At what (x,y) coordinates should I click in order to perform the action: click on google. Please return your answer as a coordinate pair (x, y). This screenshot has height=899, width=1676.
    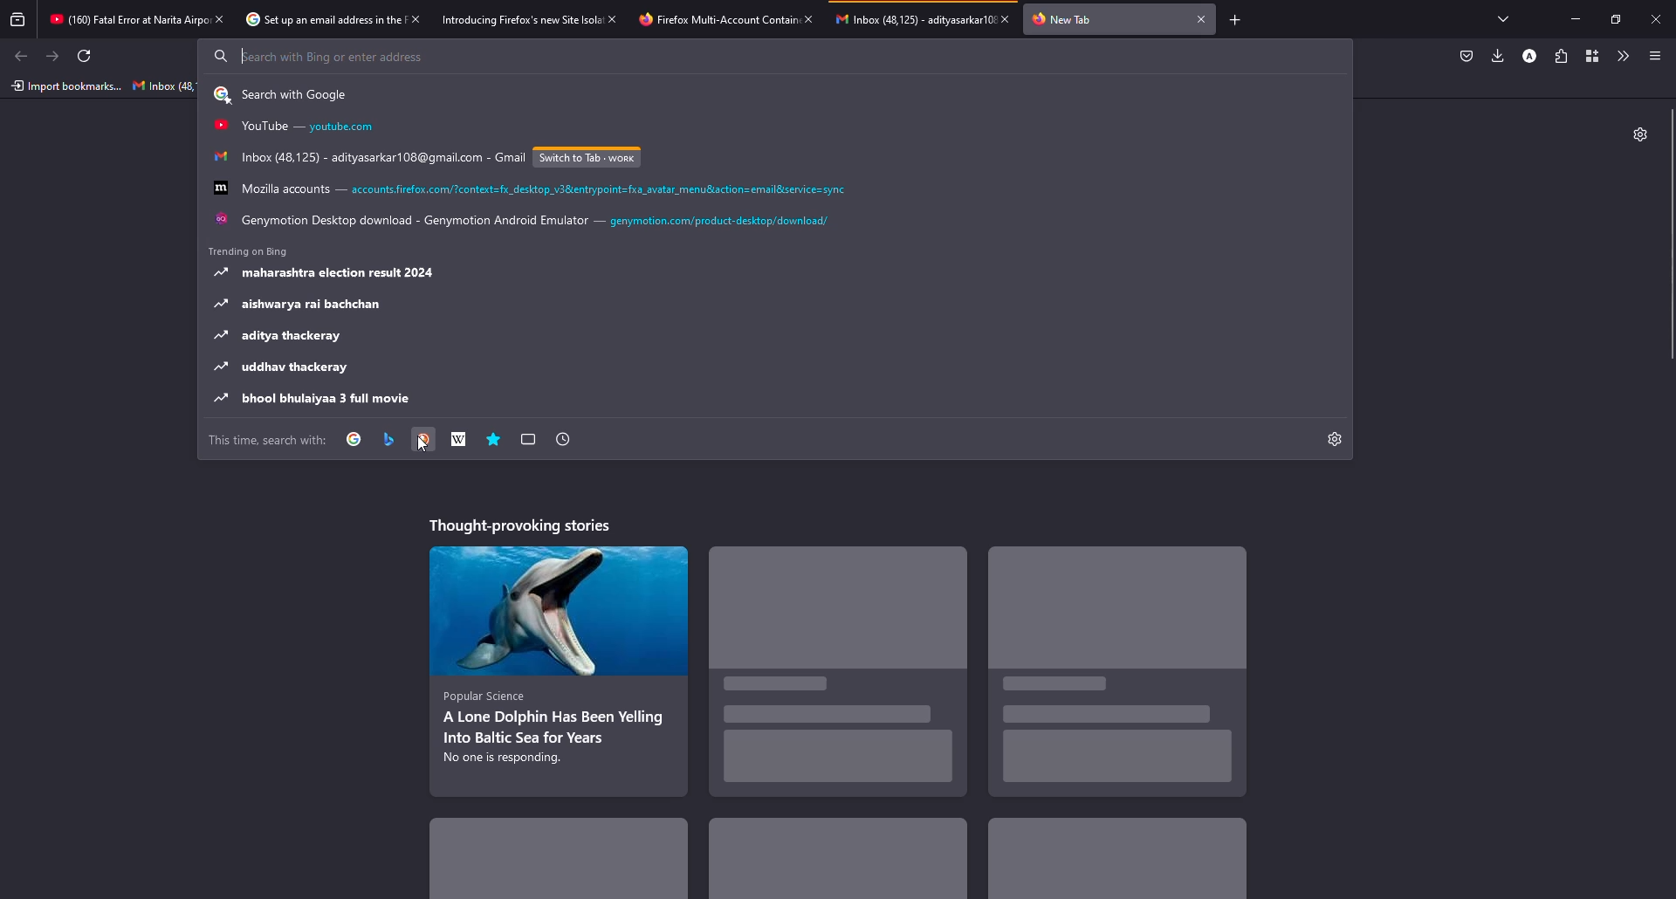
    Looking at the image, I should click on (354, 439).